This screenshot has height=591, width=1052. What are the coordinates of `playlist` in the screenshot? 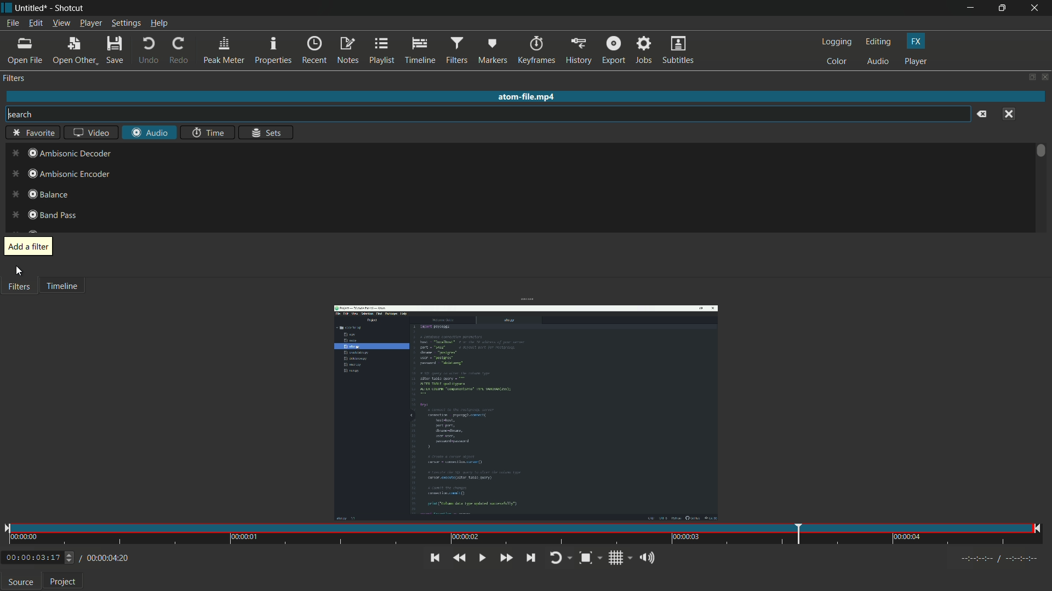 It's located at (381, 51).